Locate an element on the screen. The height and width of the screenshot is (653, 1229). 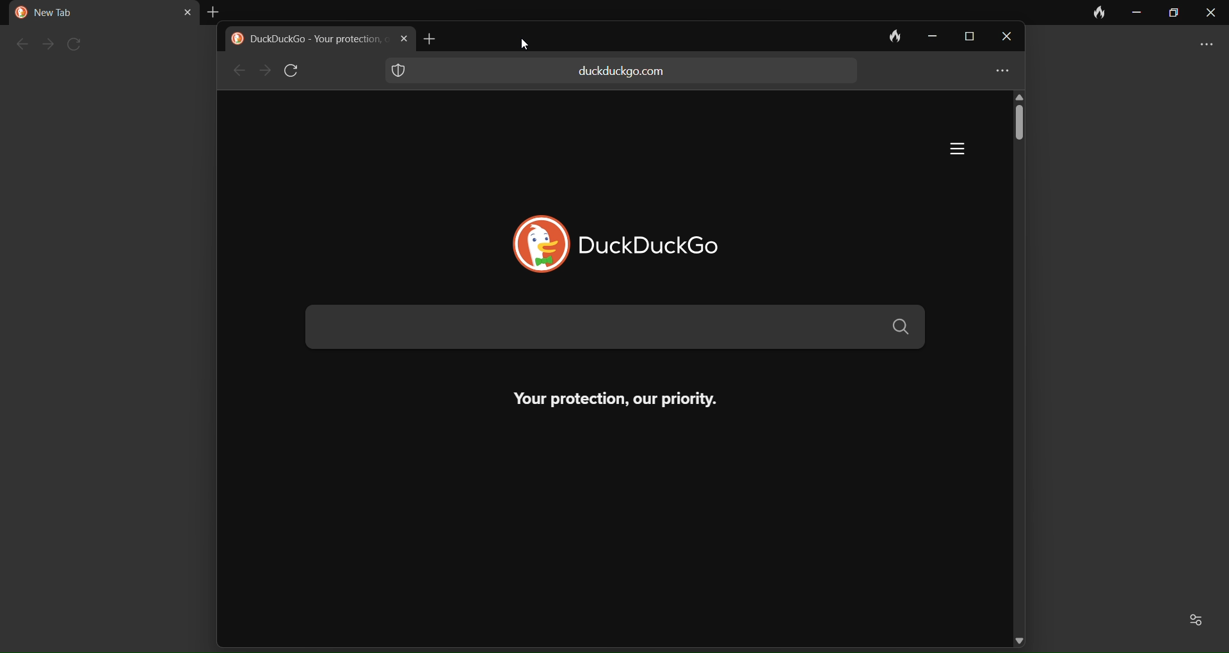
cursor is located at coordinates (527, 48).